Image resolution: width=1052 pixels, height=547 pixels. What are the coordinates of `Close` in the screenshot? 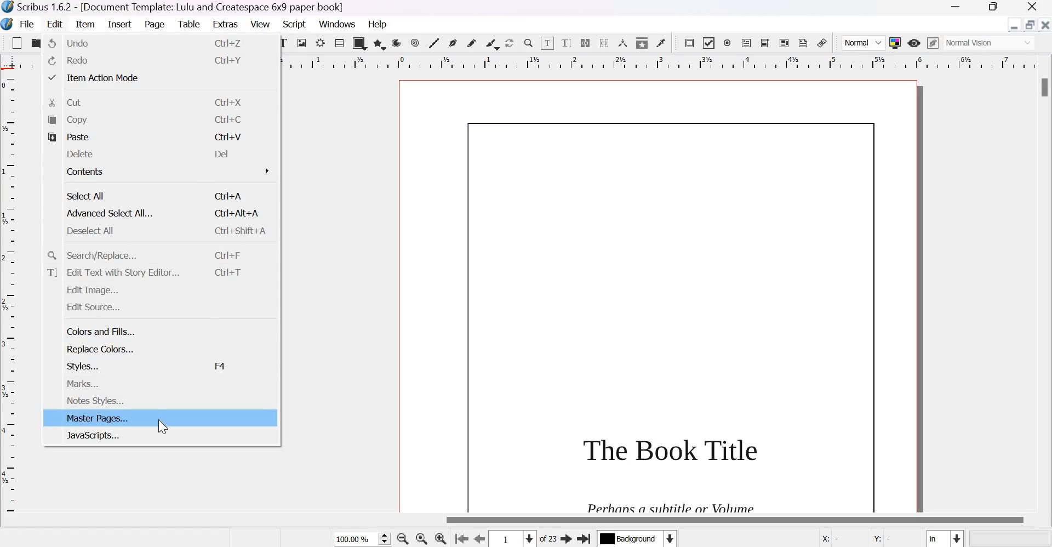 It's located at (1032, 6).